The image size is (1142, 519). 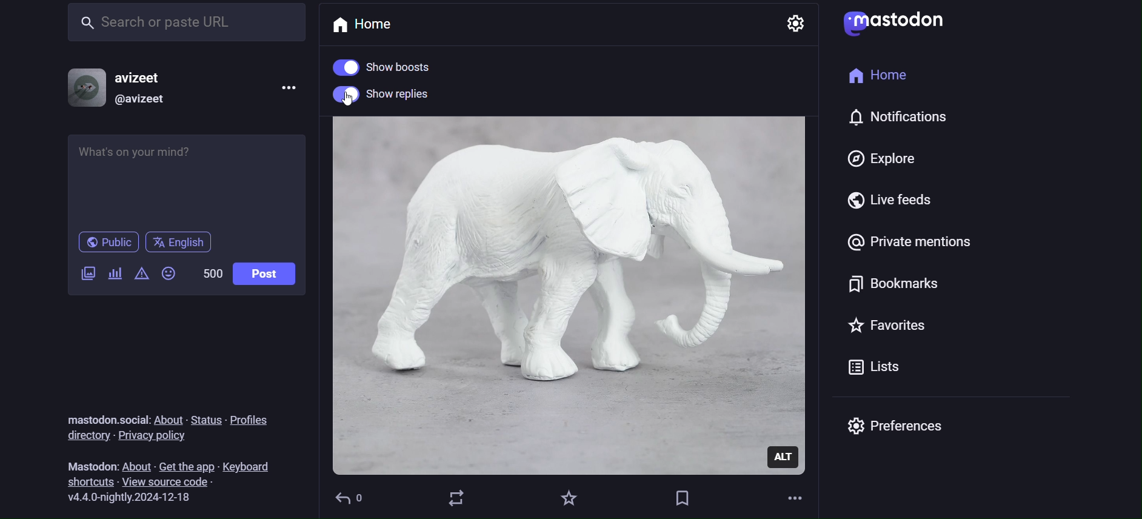 What do you see at coordinates (886, 329) in the screenshot?
I see `favorites` at bounding box center [886, 329].